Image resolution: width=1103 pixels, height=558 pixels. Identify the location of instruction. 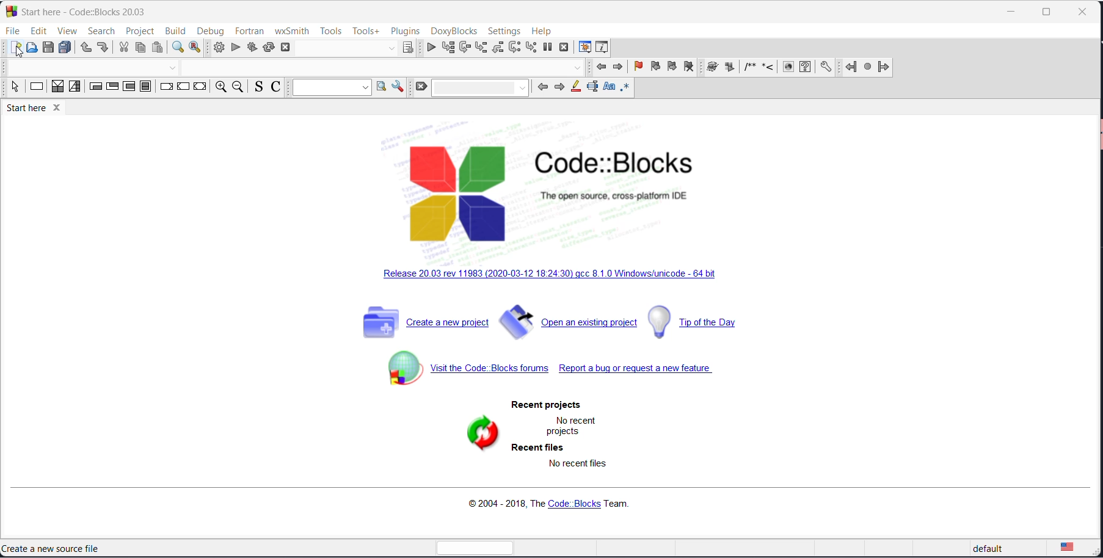
(36, 89).